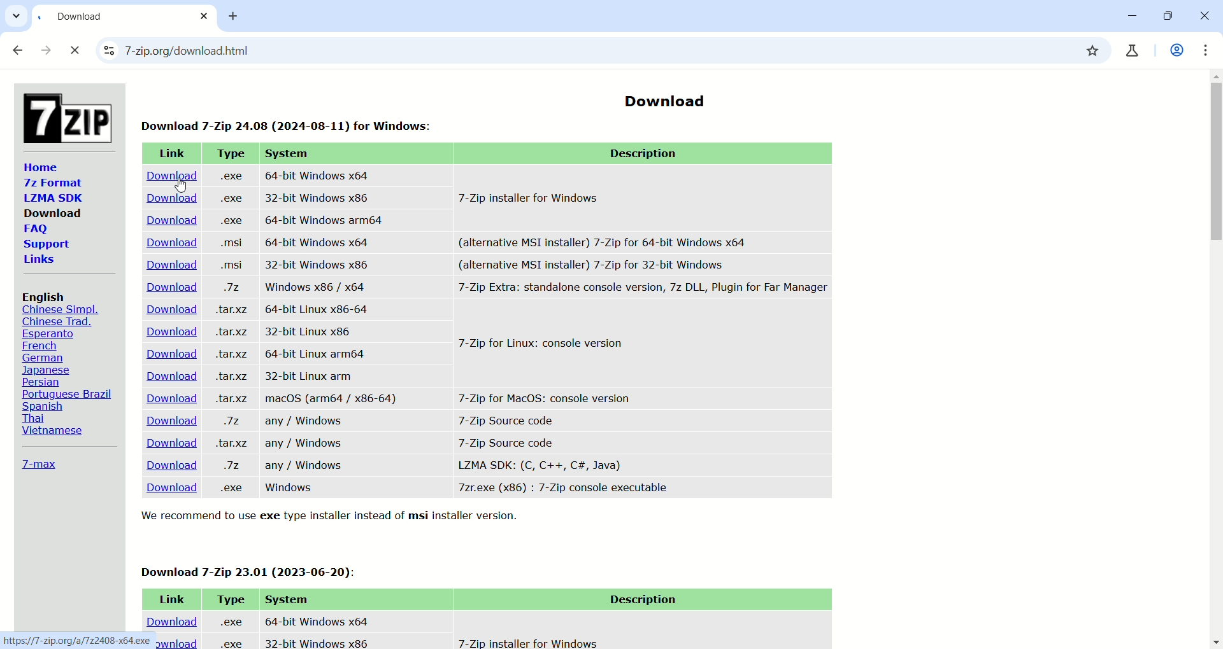 This screenshot has height=649, width=1223. I want to click on .exe, so click(230, 620).